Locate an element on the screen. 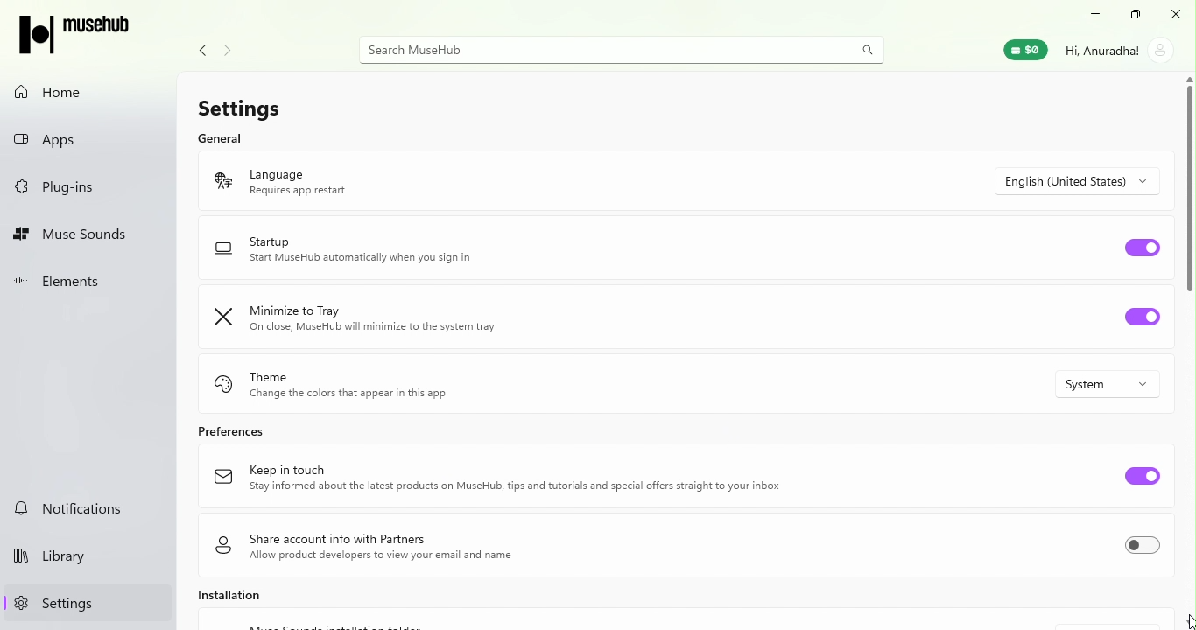 The width and height of the screenshot is (1196, 630). scroll up is located at coordinates (1188, 78).